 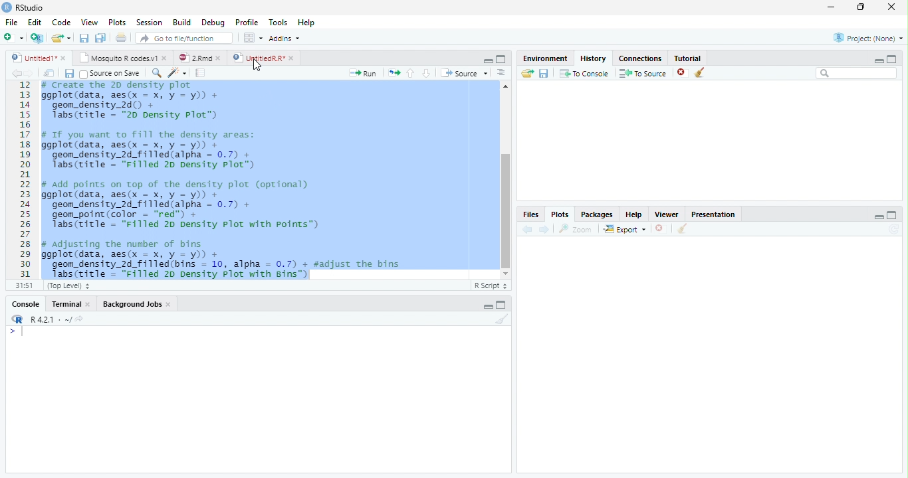 What do you see at coordinates (506, 210) in the screenshot?
I see `vertical Scrollbar` at bounding box center [506, 210].